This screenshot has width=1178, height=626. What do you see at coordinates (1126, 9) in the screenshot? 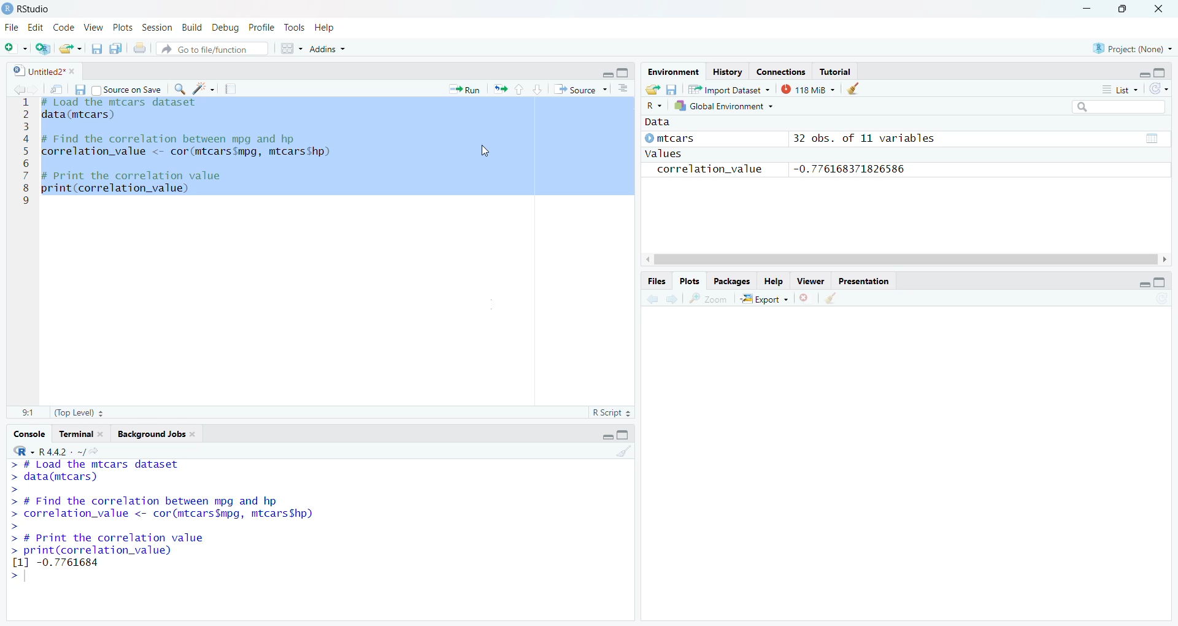
I see `Maximize/Restore` at bounding box center [1126, 9].